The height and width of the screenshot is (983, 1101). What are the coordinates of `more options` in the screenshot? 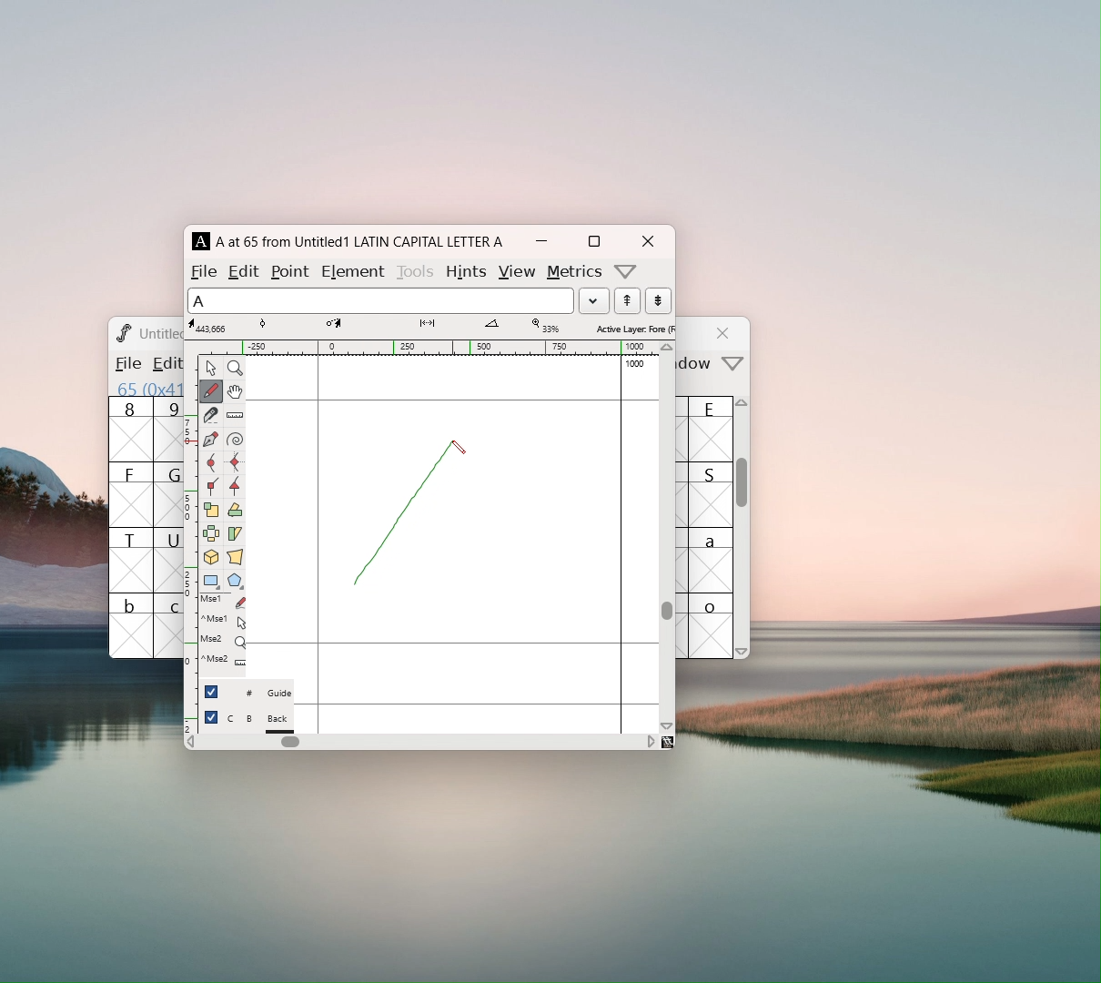 It's located at (626, 271).